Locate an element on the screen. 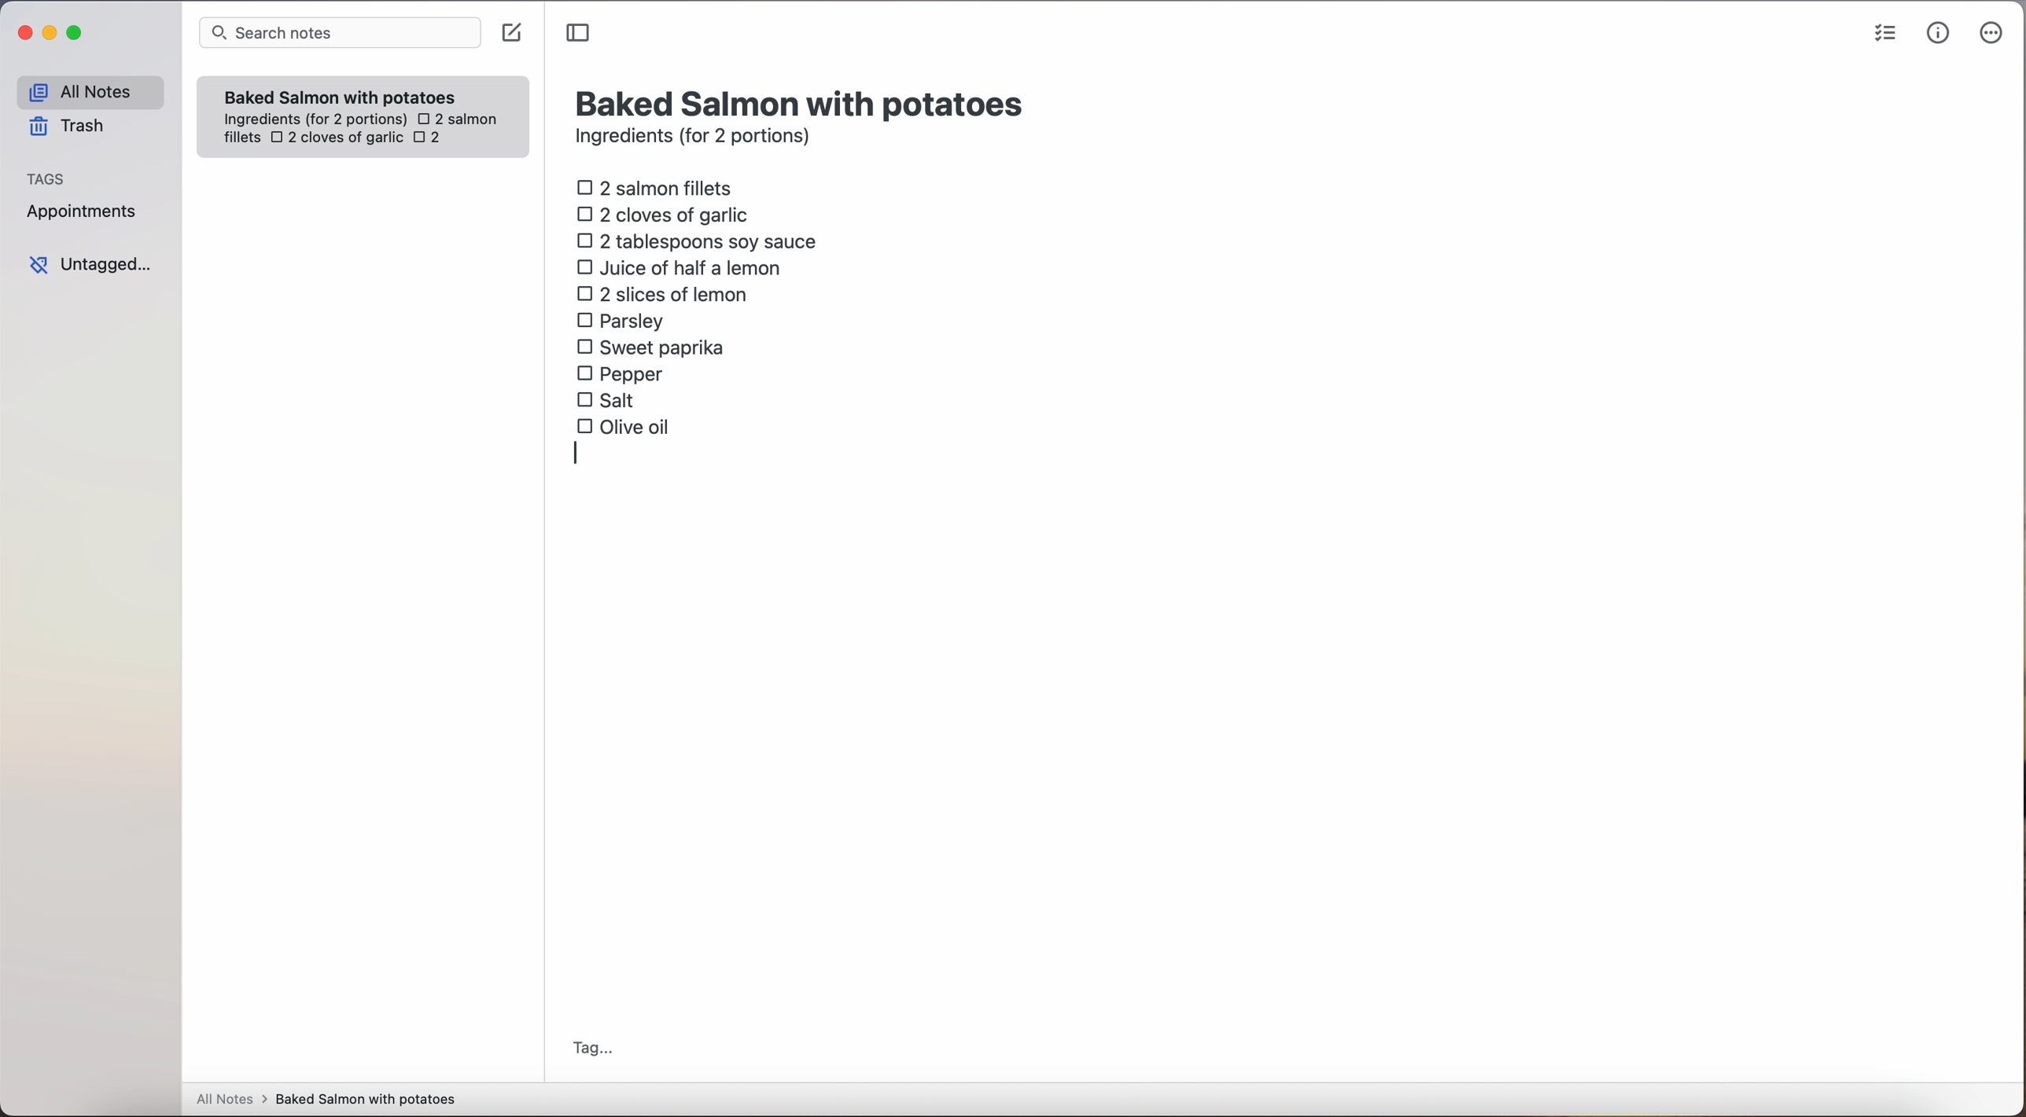 Image resolution: width=2026 pixels, height=1117 pixels. sweet paprika is located at coordinates (654, 348).